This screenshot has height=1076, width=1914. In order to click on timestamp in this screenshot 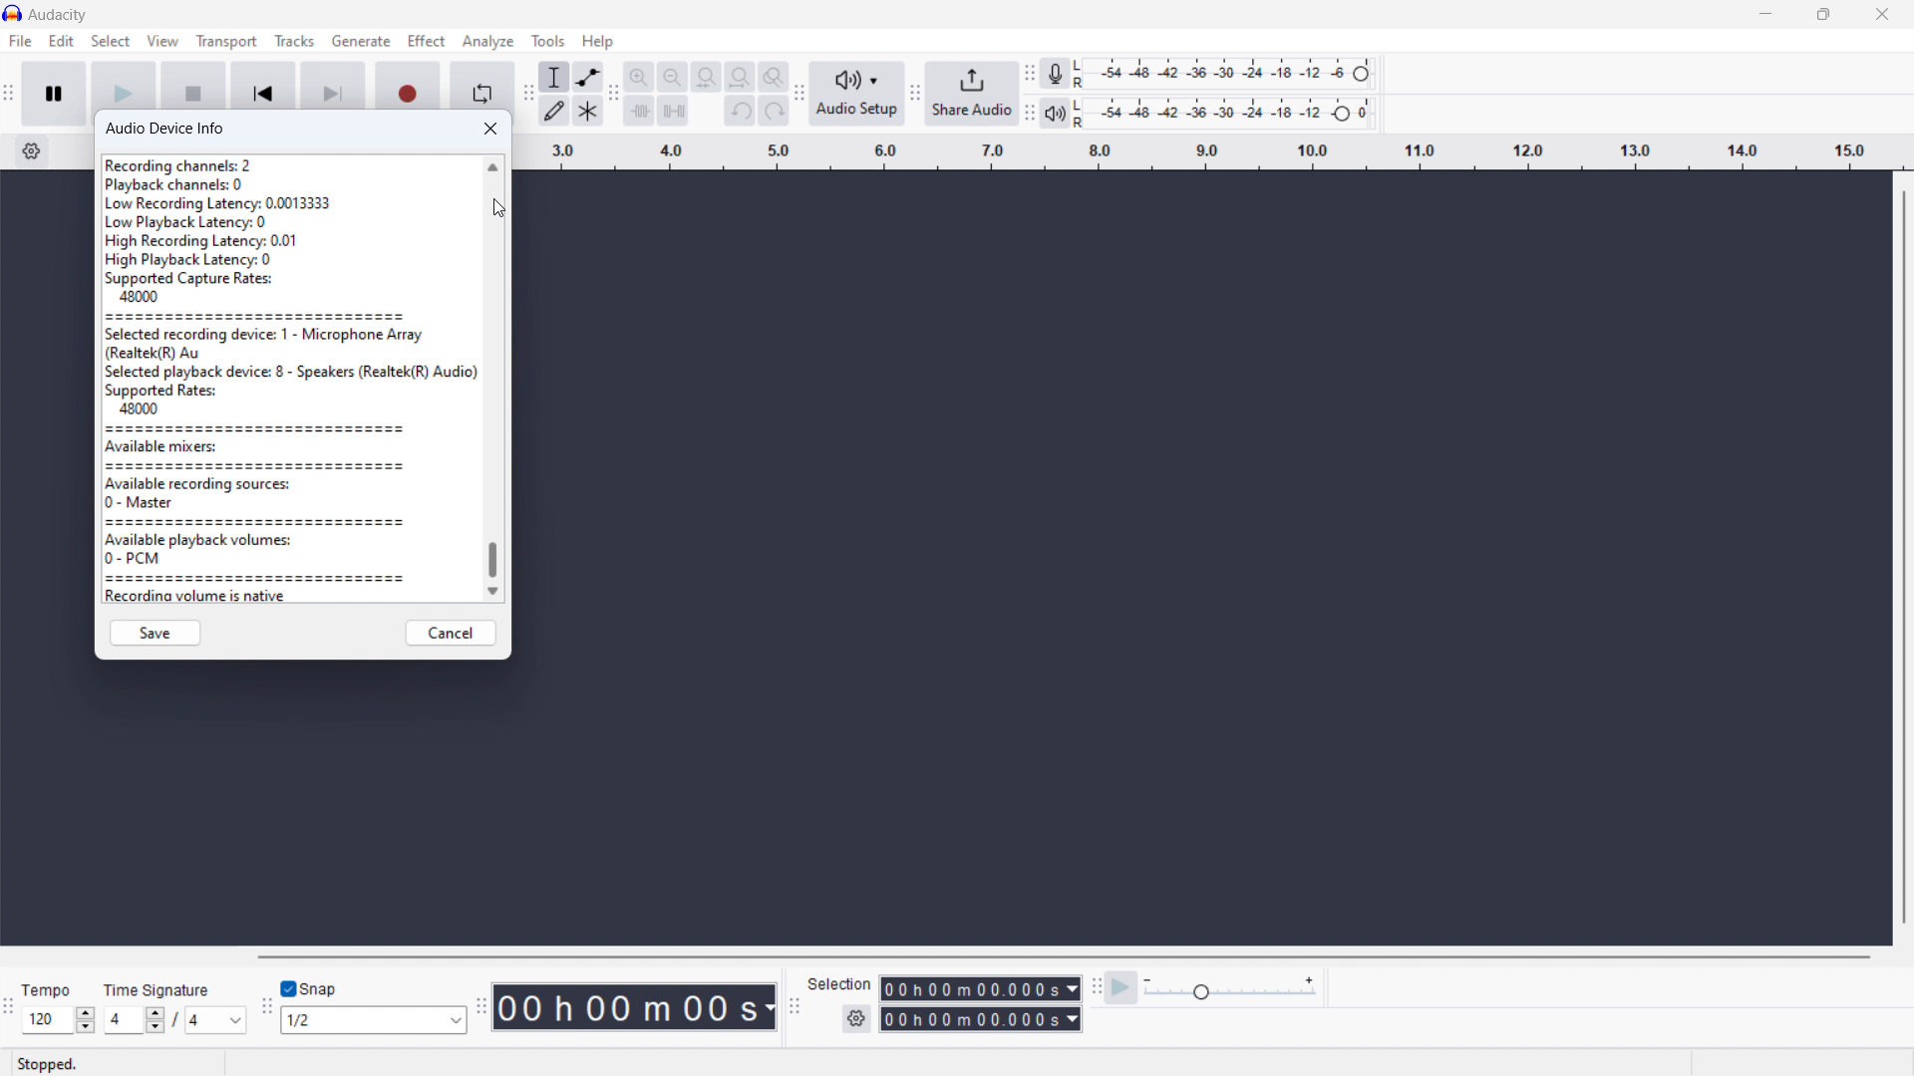, I will do `click(633, 1006)`.